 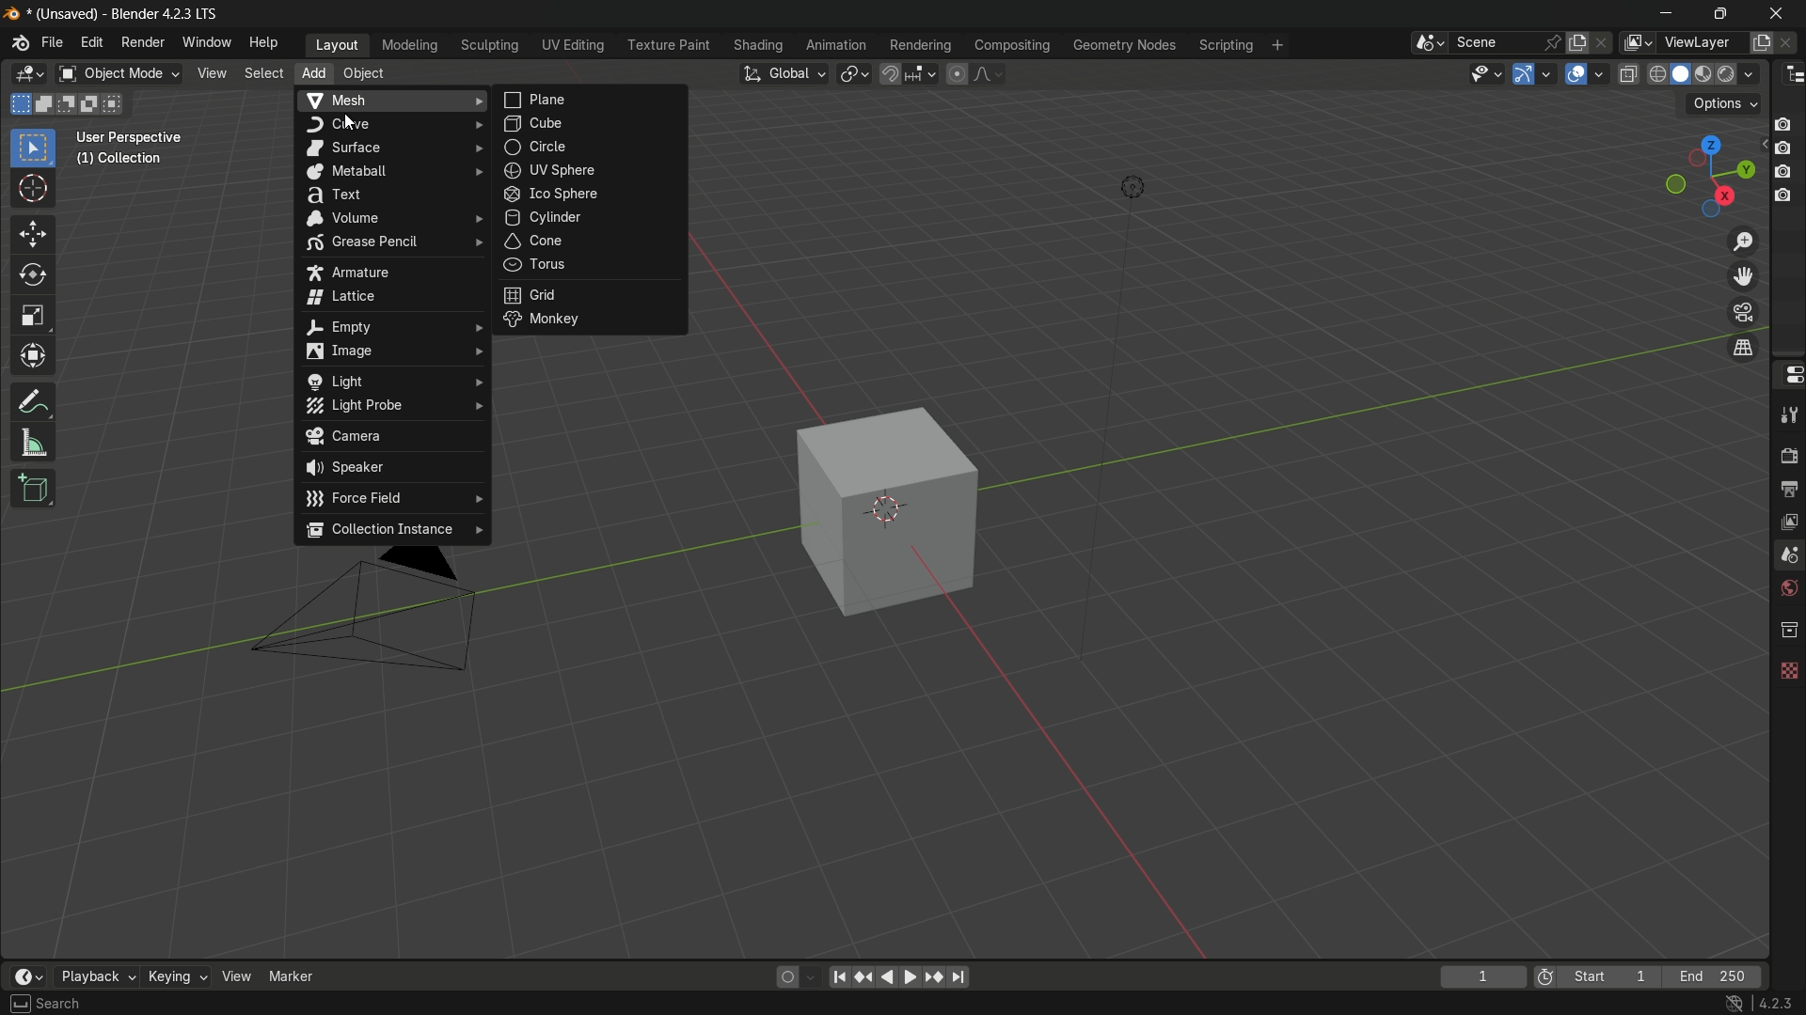 What do you see at coordinates (311, 74) in the screenshot?
I see `add menu` at bounding box center [311, 74].